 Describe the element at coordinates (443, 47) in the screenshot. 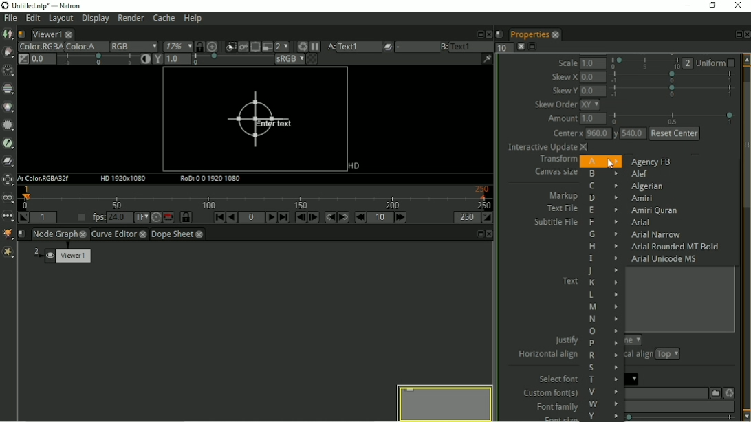

I see `B` at that location.